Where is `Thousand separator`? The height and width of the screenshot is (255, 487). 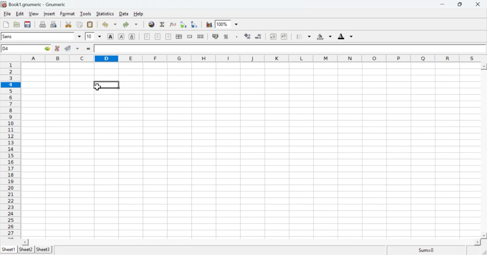
Thousand separator is located at coordinates (236, 37).